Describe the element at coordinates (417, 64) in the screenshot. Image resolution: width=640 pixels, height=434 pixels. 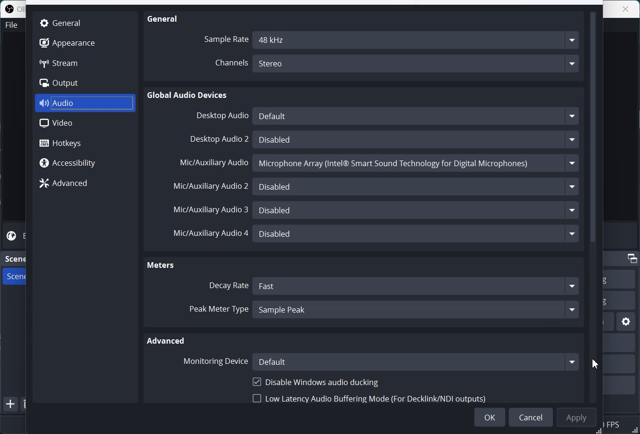
I see `Stereo` at that location.